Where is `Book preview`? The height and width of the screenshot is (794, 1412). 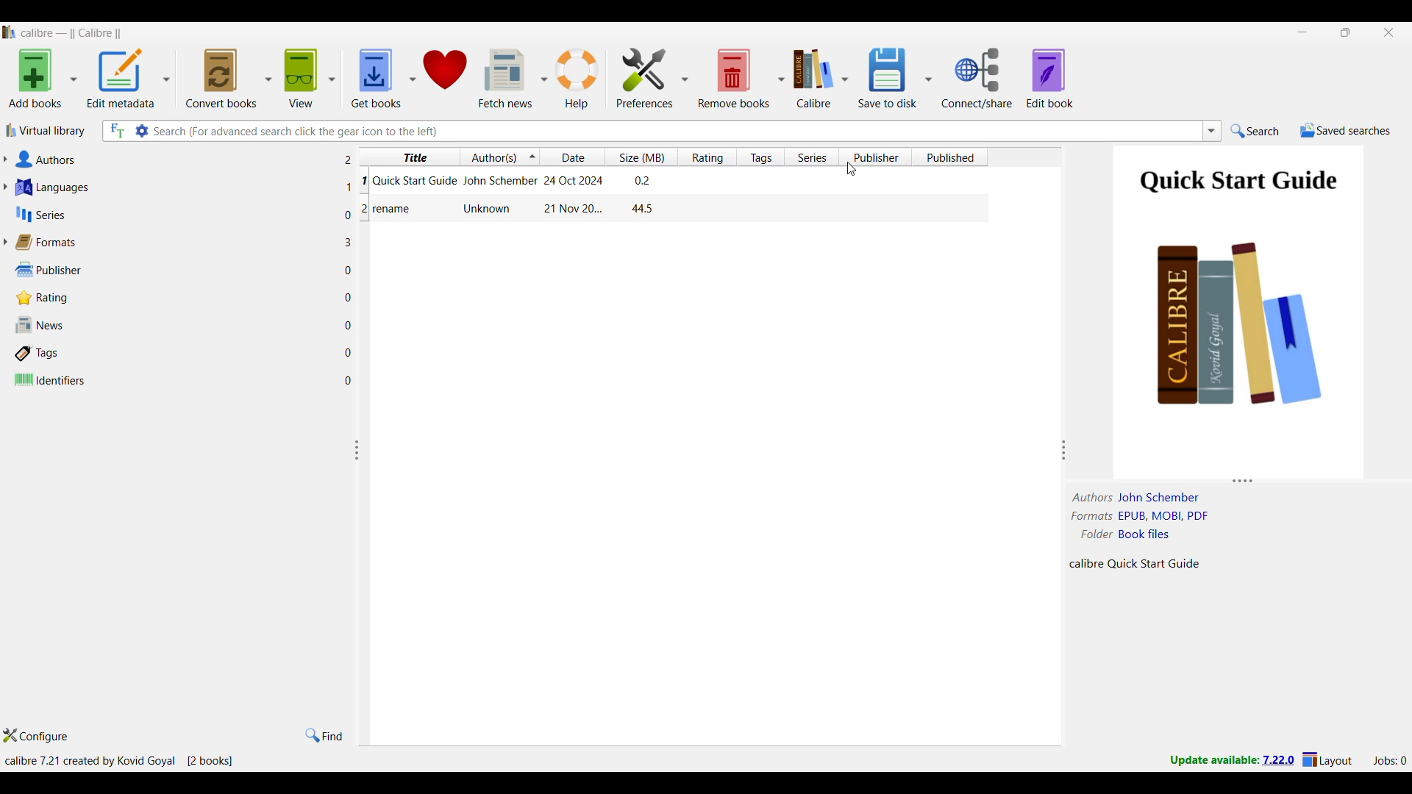
Book preview is located at coordinates (1242, 310).